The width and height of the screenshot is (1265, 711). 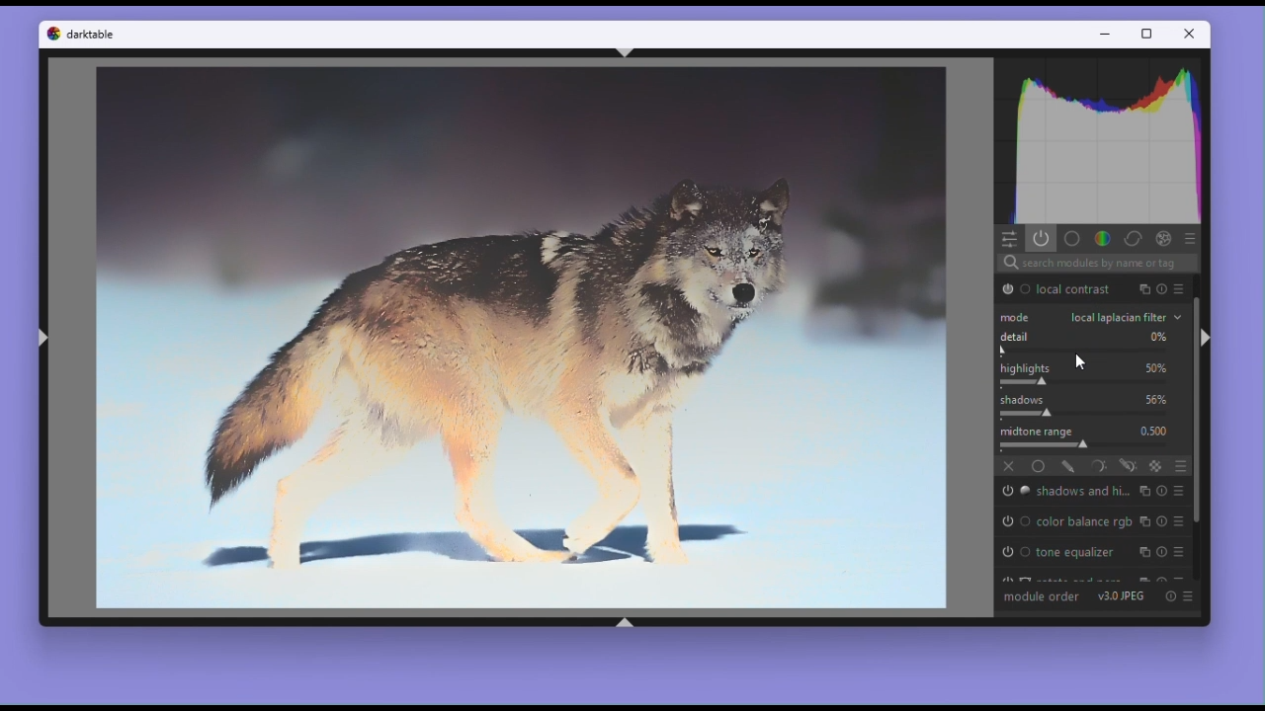 What do you see at coordinates (1166, 288) in the screenshot?
I see `search modules by name or tag` at bounding box center [1166, 288].